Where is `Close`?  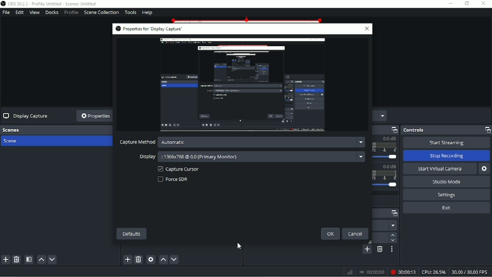
Close is located at coordinates (367, 29).